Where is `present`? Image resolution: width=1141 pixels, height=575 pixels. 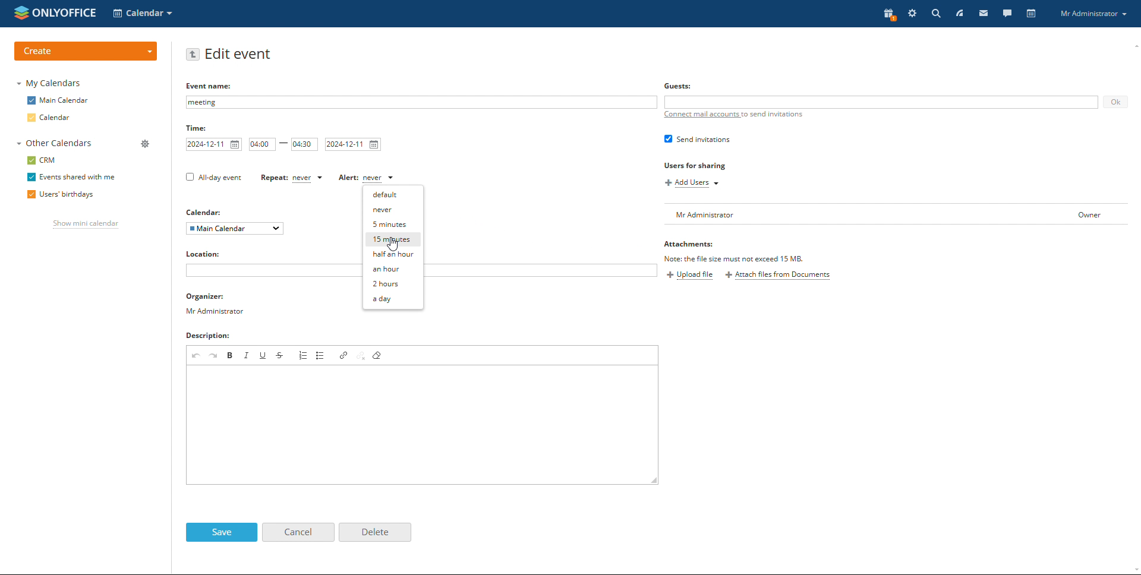
present is located at coordinates (888, 14).